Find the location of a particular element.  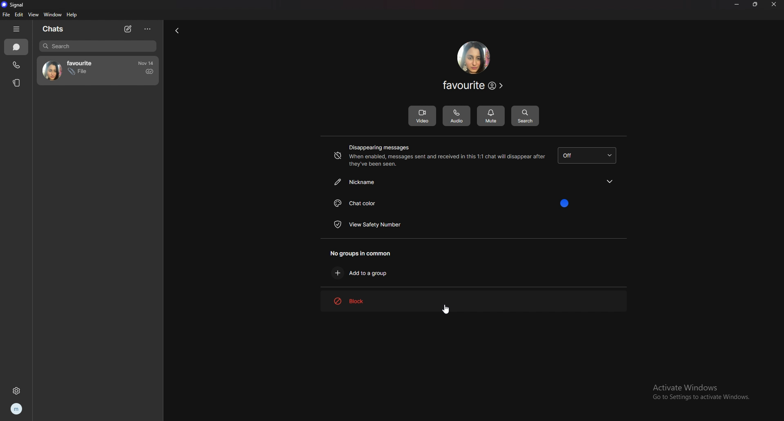

chats is located at coordinates (16, 47).